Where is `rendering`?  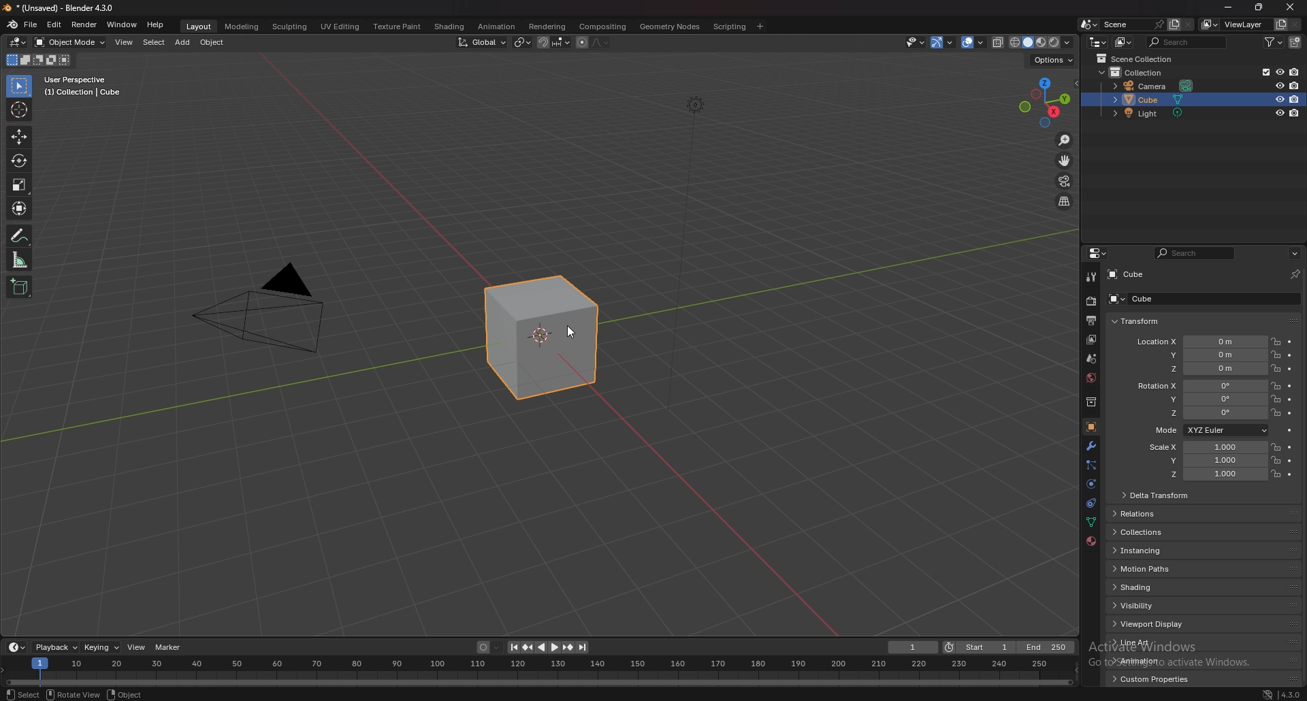 rendering is located at coordinates (547, 27).